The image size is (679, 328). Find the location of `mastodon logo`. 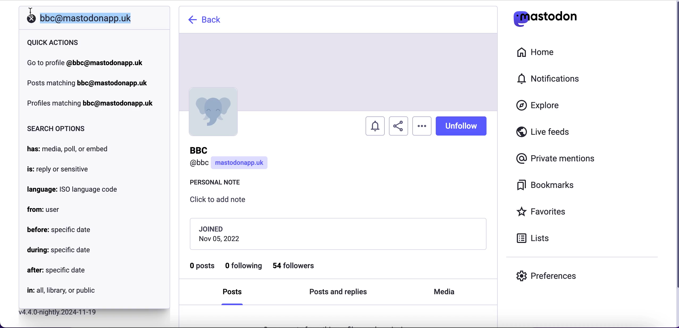

mastodon logo is located at coordinates (545, 17).